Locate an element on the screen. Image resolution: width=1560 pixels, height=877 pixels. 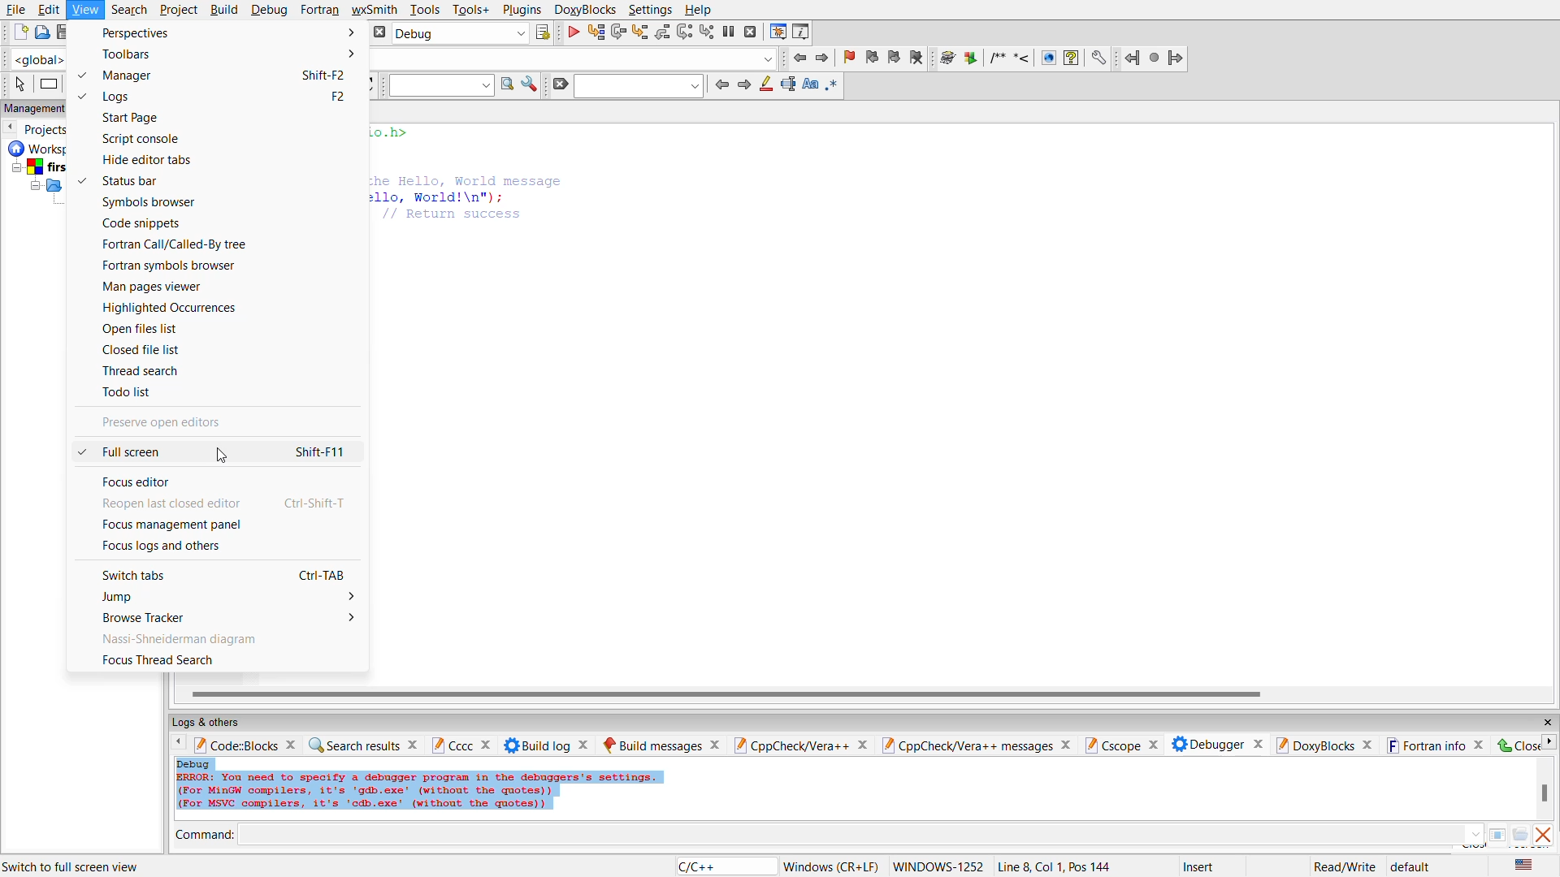
perspectives is located at coordinates (229, 32).